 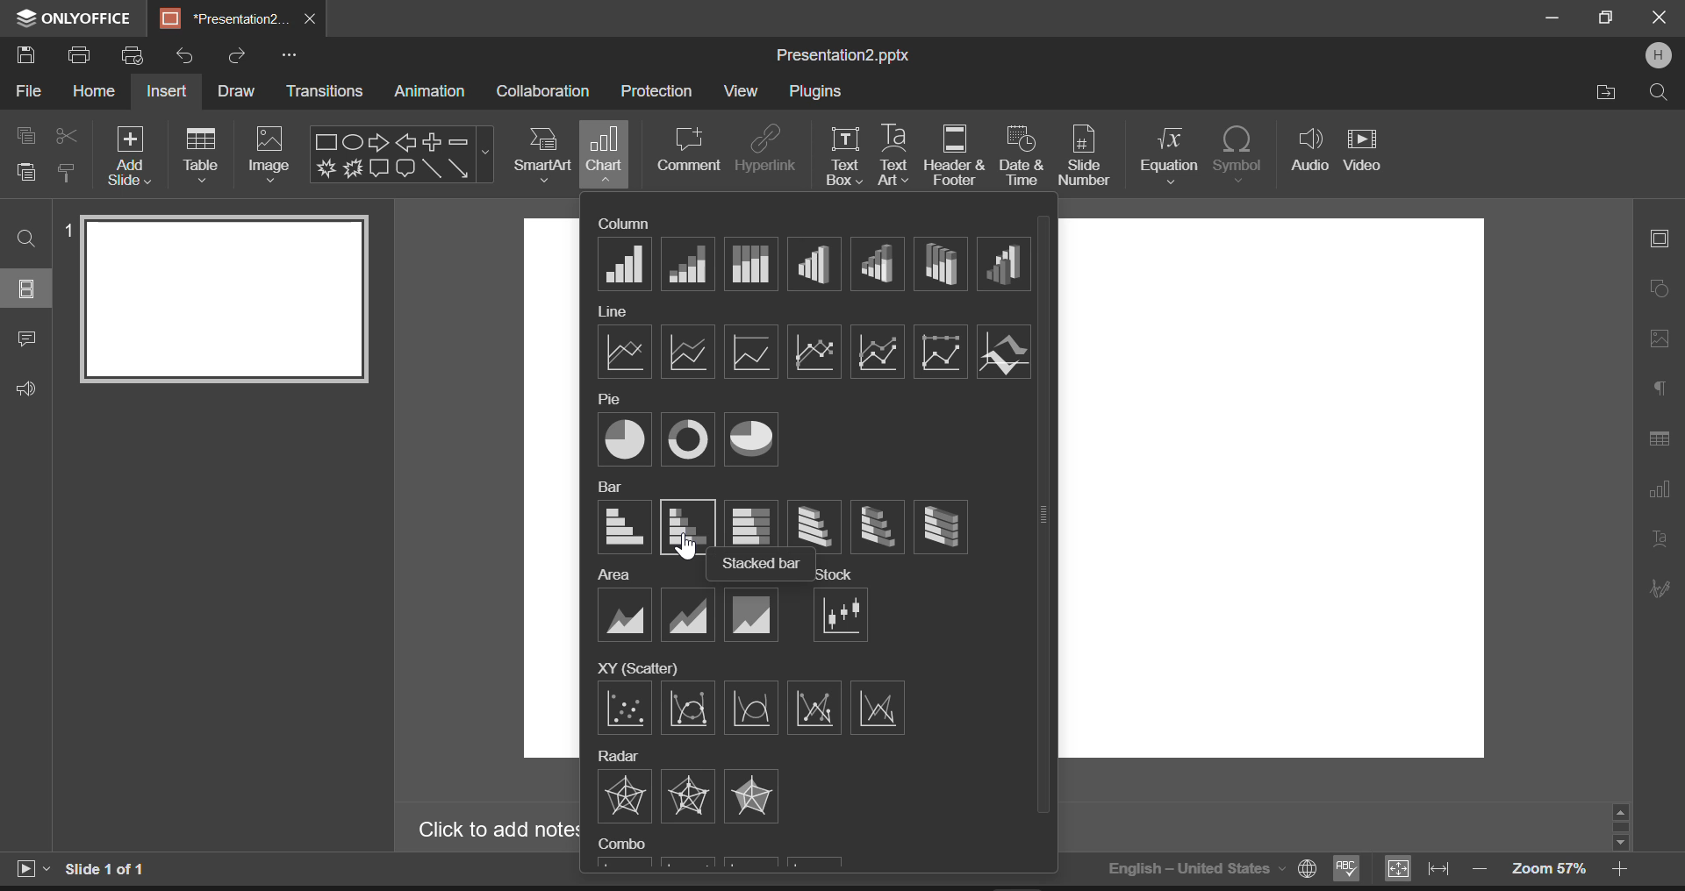 What do you see at coordinates (765, 150) in the screenshot?
I see `Hyperlink` at bounding box center [765, 150].